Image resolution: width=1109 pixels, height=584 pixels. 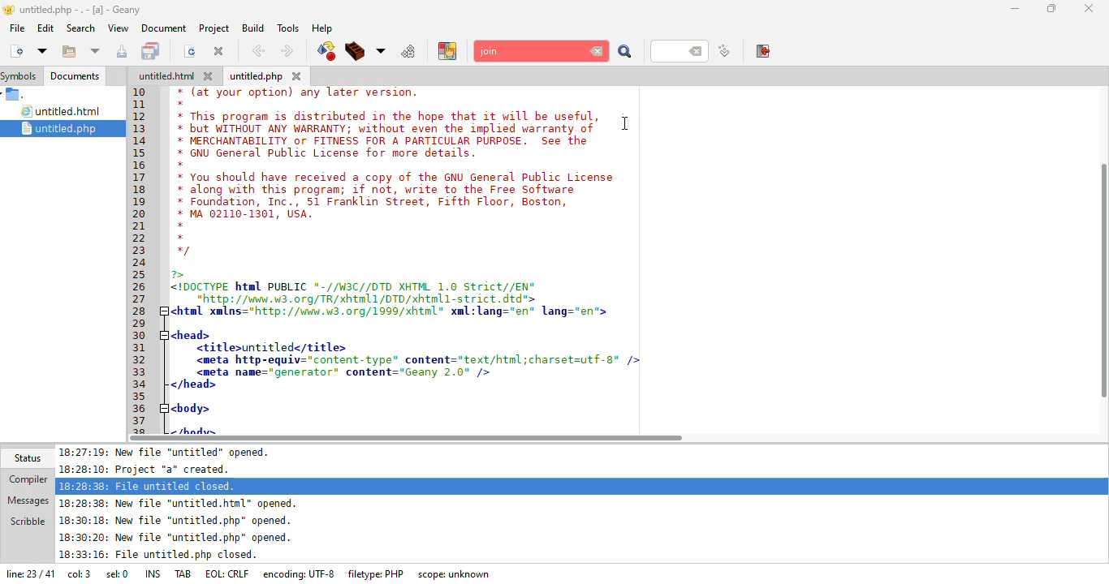 What do you see at coordinates (447, 50) in the screenshot?
I see `choose a color` at bounding box center [447, 50].